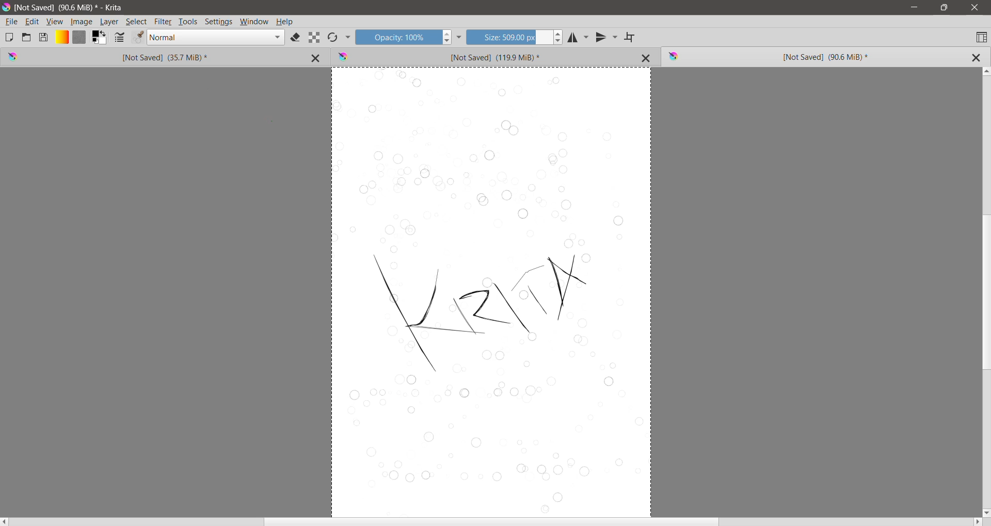 Image resolution: width=991 pixels, height=526 pixels. I want to click on Settings, so click(219, 22).